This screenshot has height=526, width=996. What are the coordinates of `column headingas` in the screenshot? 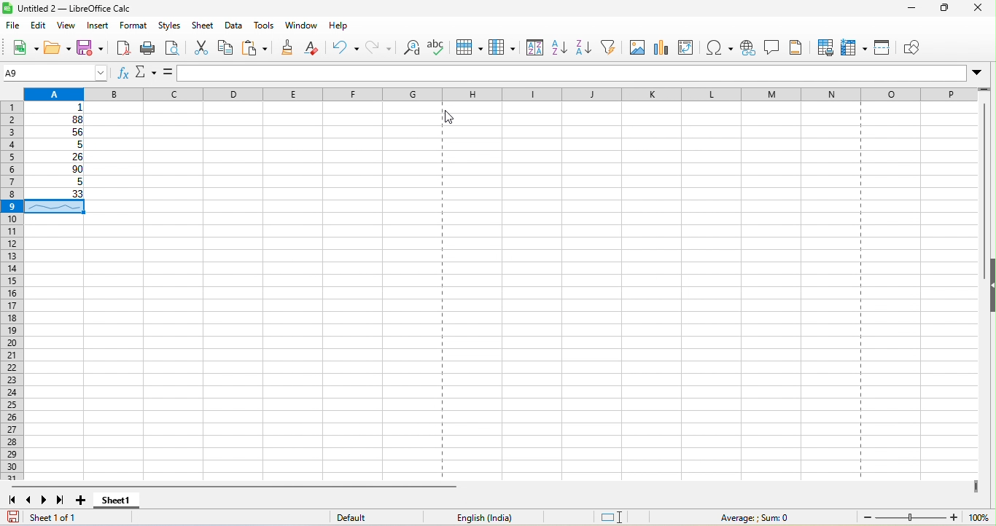 It's located at (505, 93).